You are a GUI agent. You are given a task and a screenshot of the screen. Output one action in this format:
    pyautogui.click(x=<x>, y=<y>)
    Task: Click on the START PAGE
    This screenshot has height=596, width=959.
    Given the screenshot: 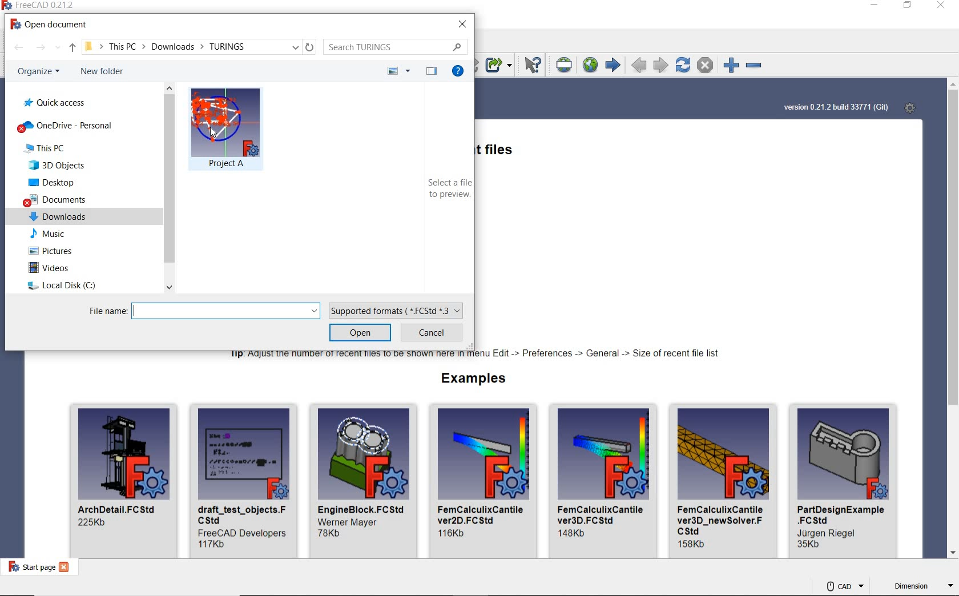 What is the action you would take?
    pyautogui.click(x=29, y=566)
    